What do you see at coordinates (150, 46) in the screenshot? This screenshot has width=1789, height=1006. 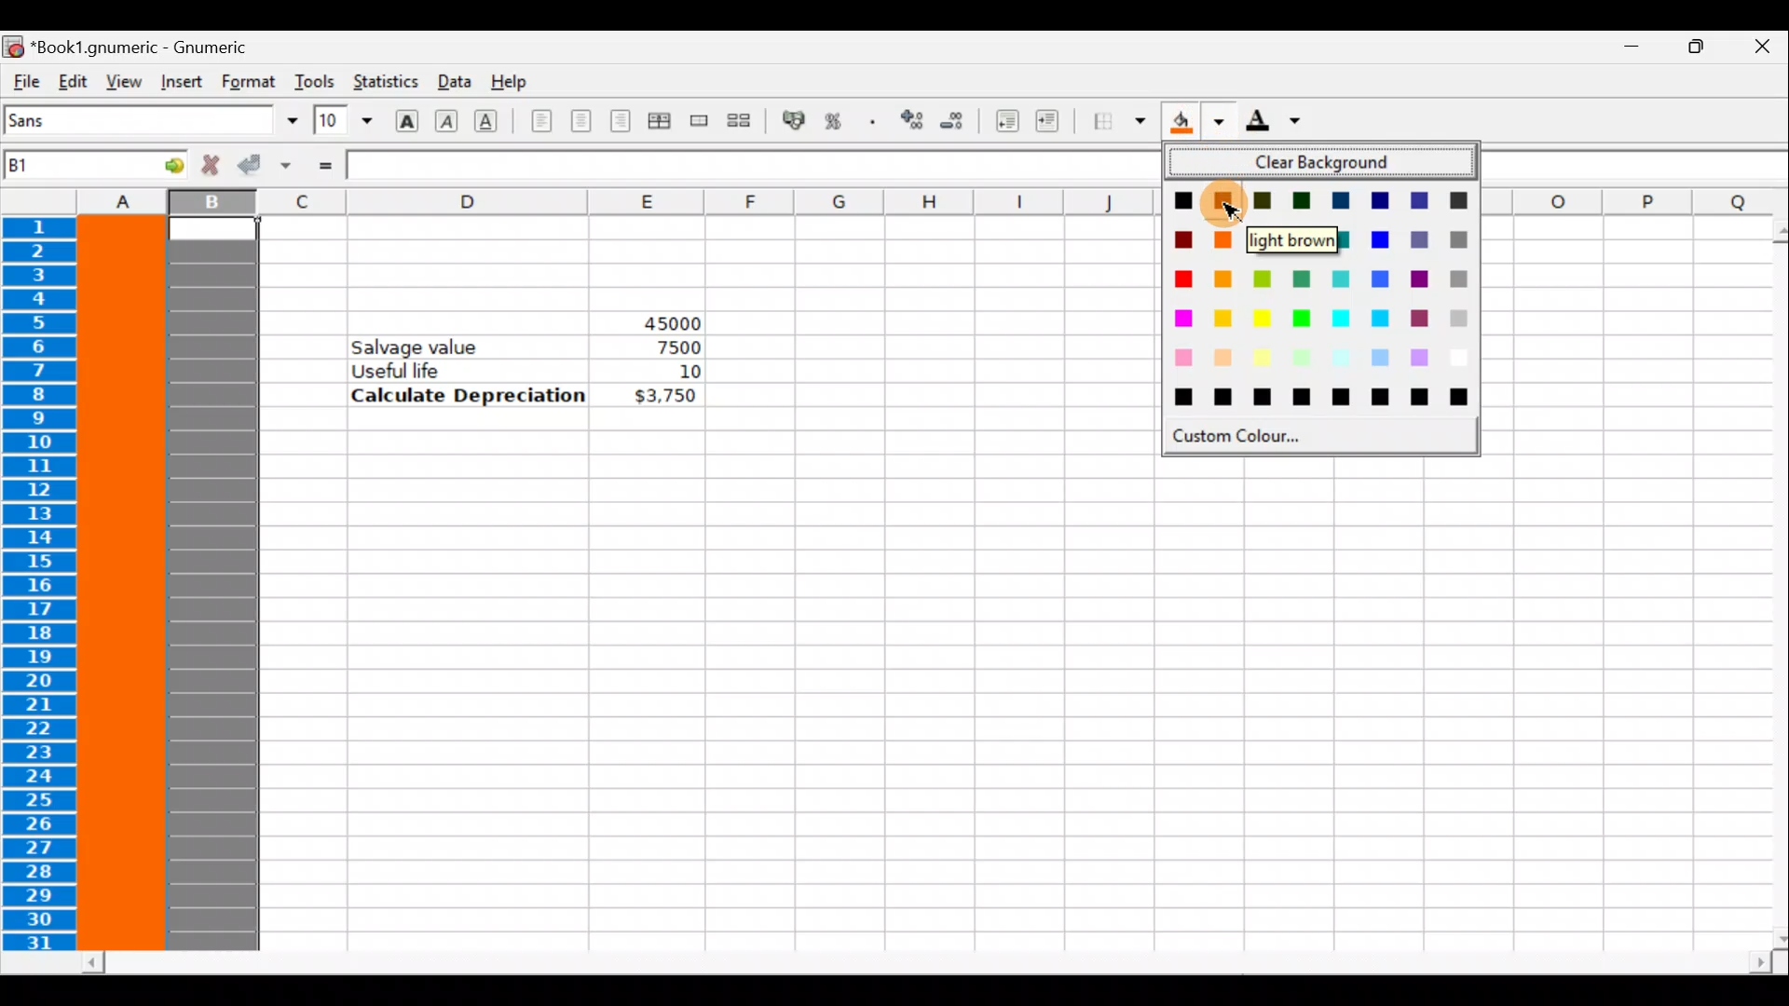 I see `Book1.gnumeric - Gnumeric` at bounding box center [150, 46].